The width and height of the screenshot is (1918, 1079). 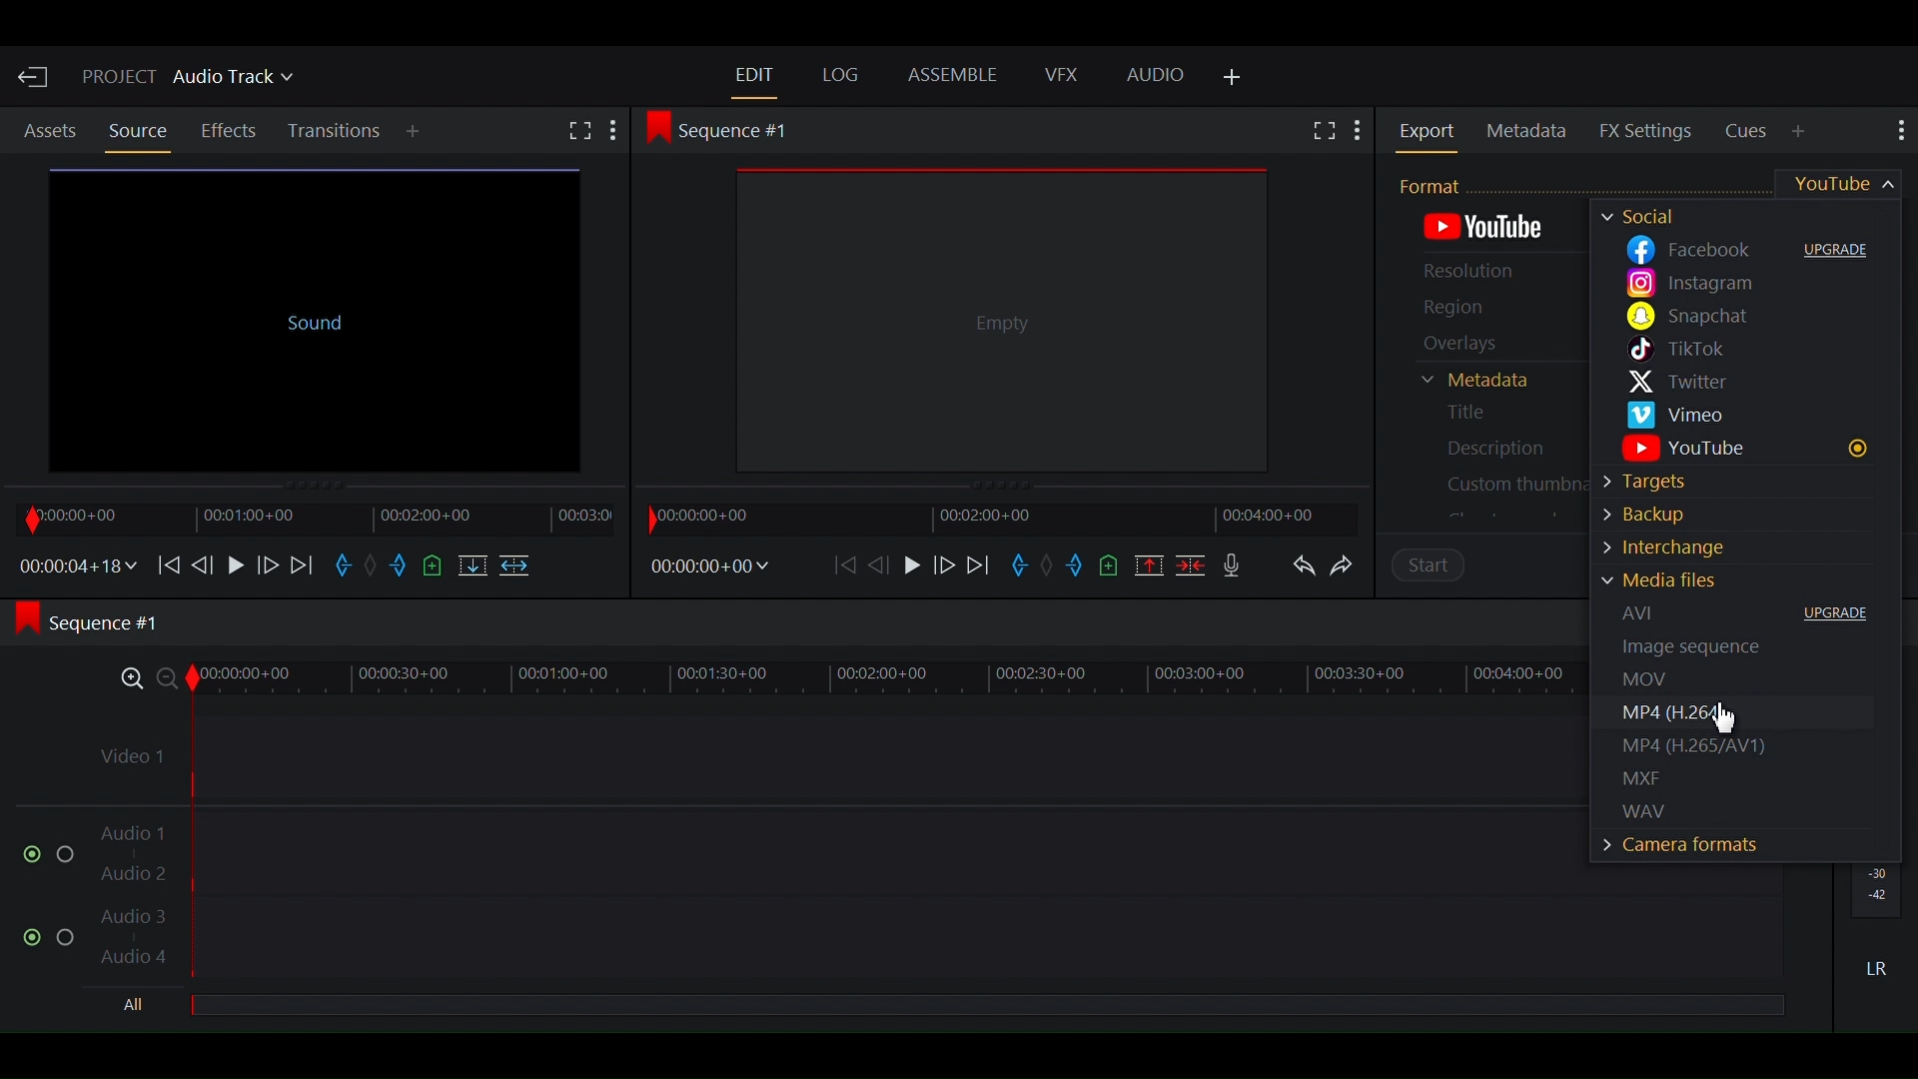 What do you see at coordinates (1078, 568) in the screenshot?
I see `Mark out` at bounding box center [1078, 568].